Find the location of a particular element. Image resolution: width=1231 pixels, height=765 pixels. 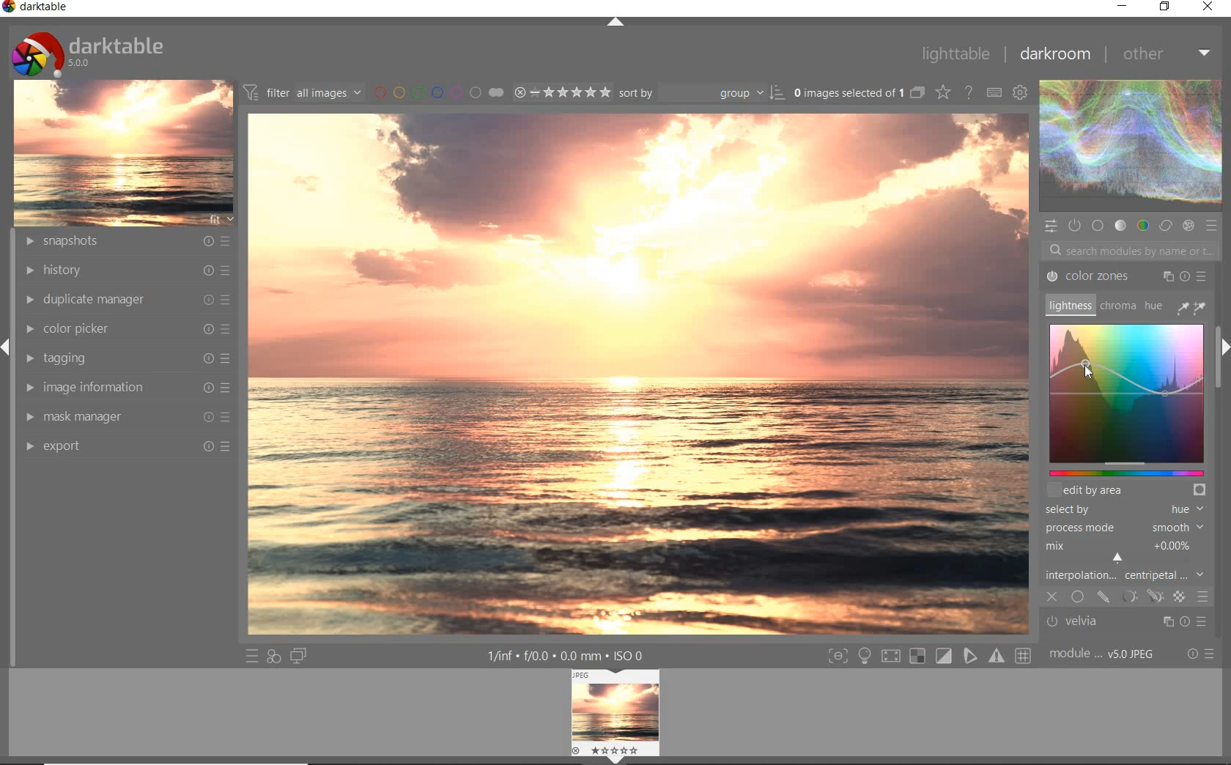

lighttable is located at coordinates (954, 53).